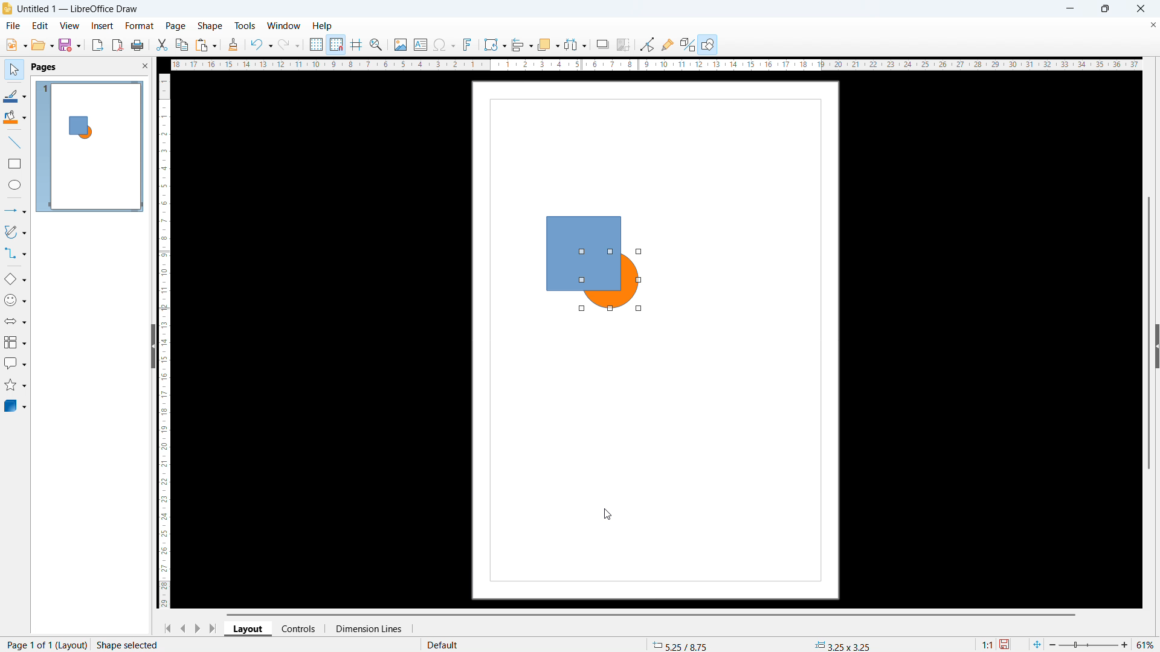 The height and width of the screenshot is (652, 1160). I want to click on snap to grid, so click(336, 44).